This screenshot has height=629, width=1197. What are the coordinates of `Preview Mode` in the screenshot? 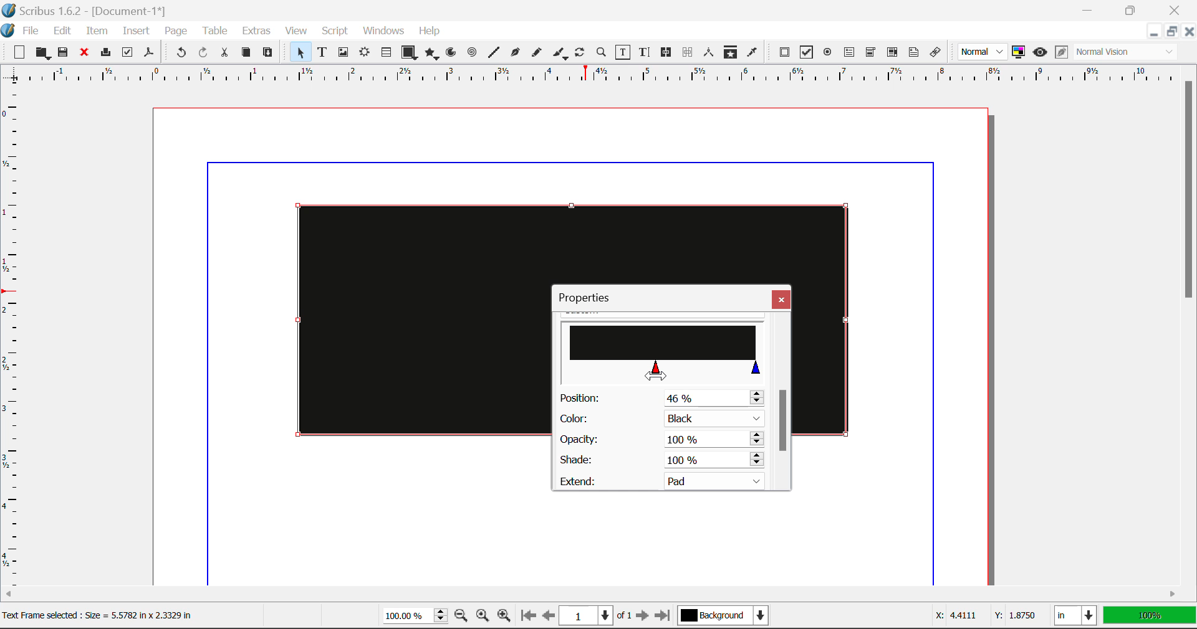 It's located at (983, 52).